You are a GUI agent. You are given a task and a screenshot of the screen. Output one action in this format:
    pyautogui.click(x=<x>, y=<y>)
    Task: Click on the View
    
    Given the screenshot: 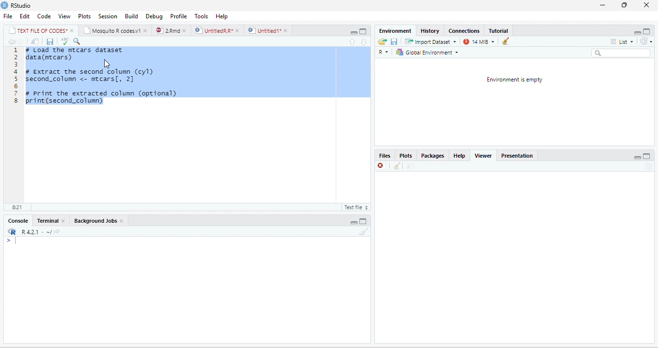 What is the action you would take?
    pyautogui.click(x=65, y=15)
    